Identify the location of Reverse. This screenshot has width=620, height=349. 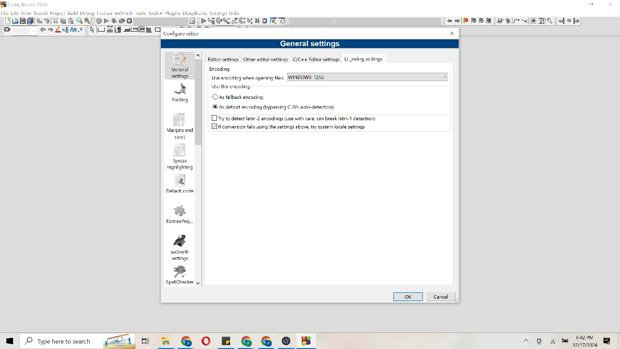
(118, 21).